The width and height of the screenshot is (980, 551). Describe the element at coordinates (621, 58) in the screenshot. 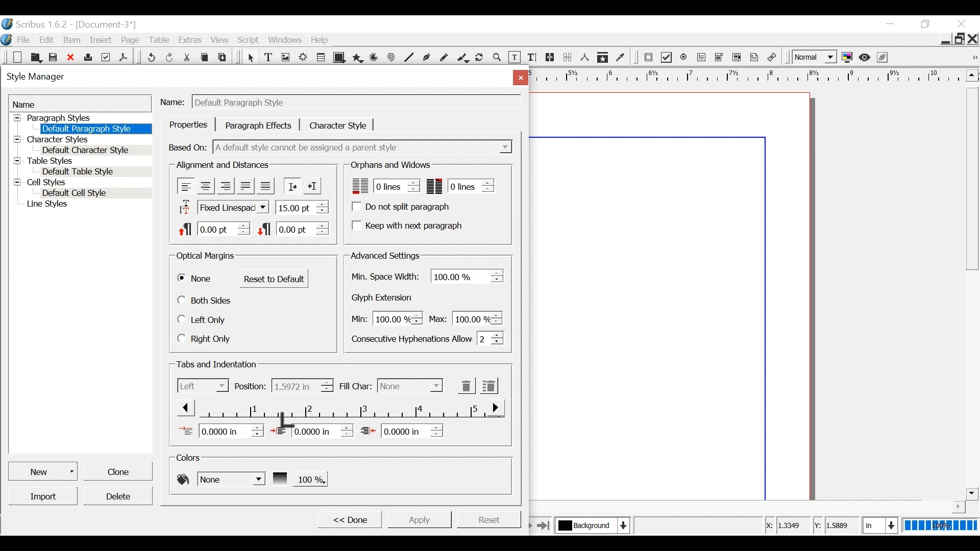

I see `Eye dropper` at that location.